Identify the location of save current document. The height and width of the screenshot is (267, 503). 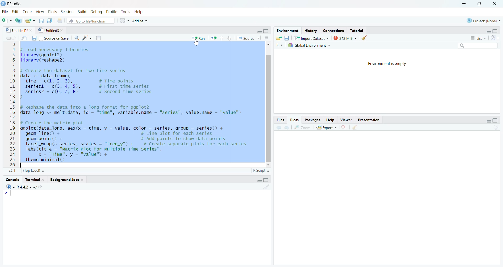
(41, 20).